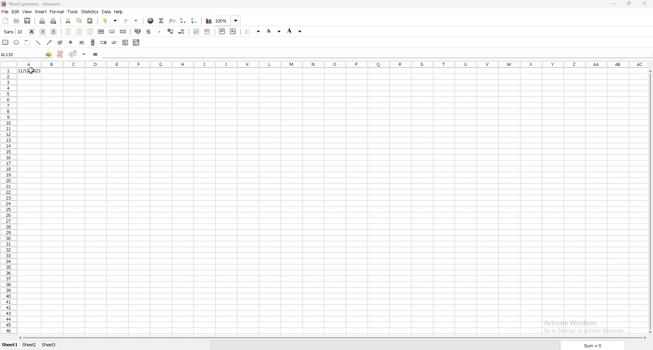 The height and width of the screenshot is (350, 653). Describe the element at coordinates (32, 31) in the screenshot. I see `bold` at that location.